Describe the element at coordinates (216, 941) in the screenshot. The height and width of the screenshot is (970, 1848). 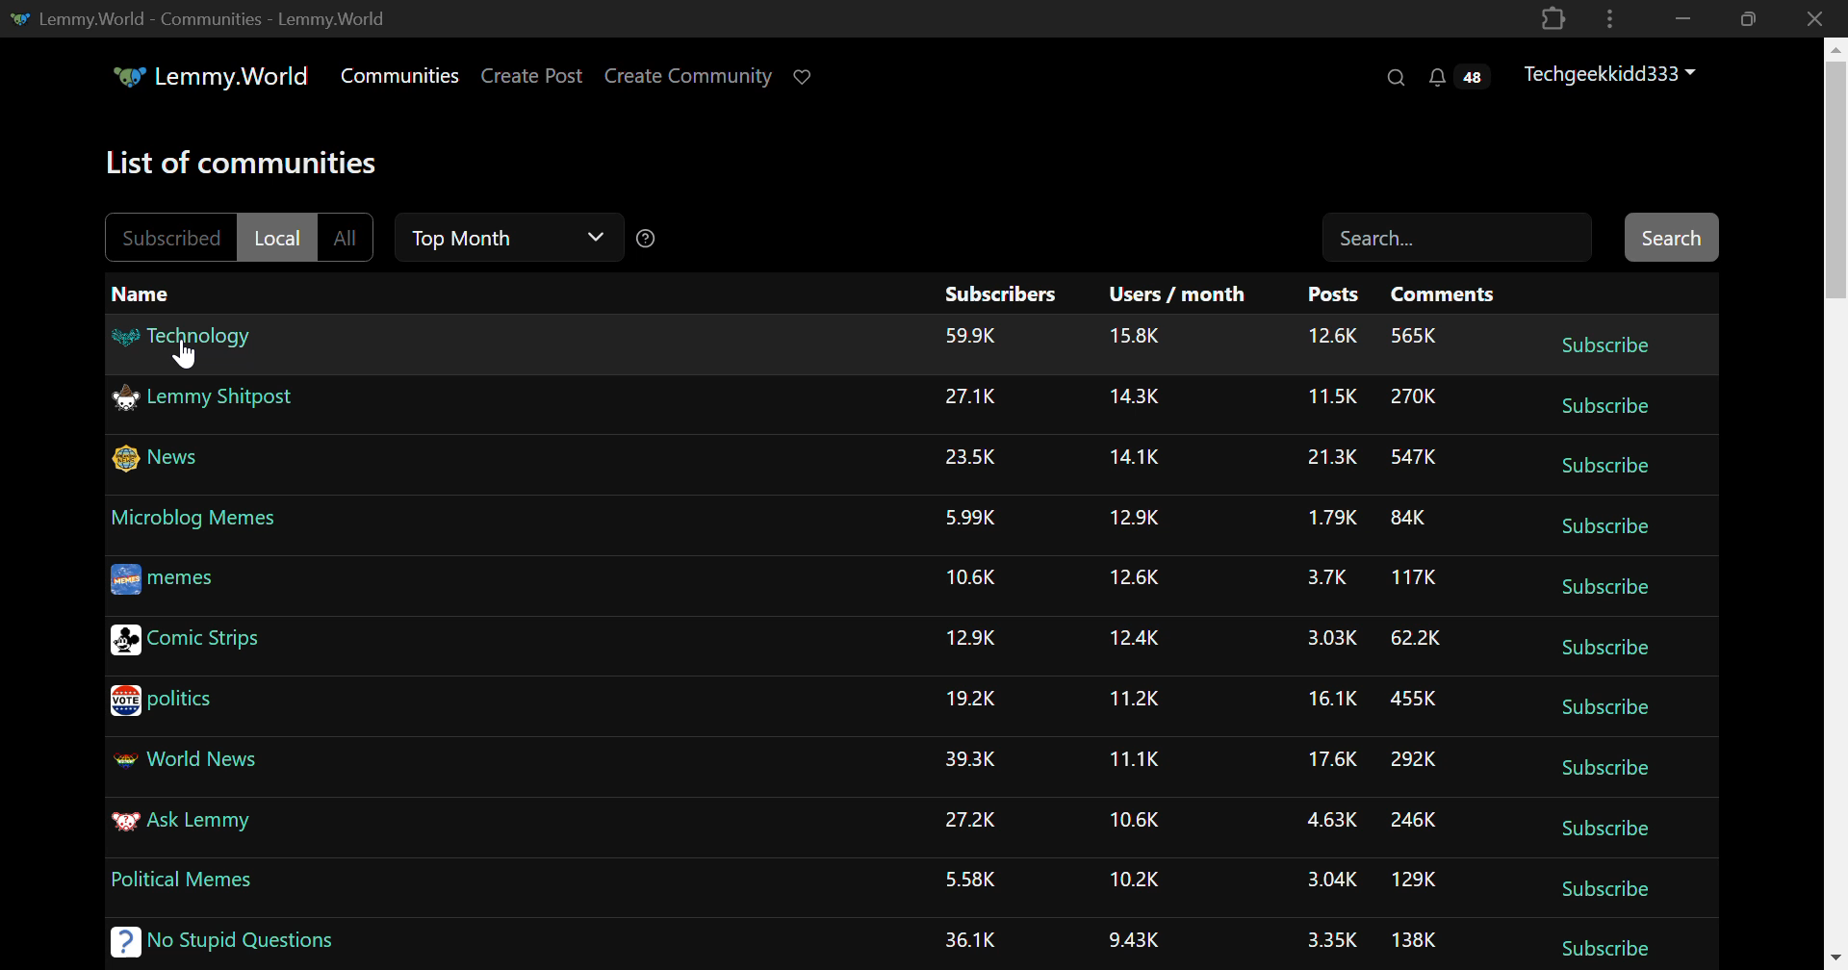
I see `No Stupid Questions` at that location.